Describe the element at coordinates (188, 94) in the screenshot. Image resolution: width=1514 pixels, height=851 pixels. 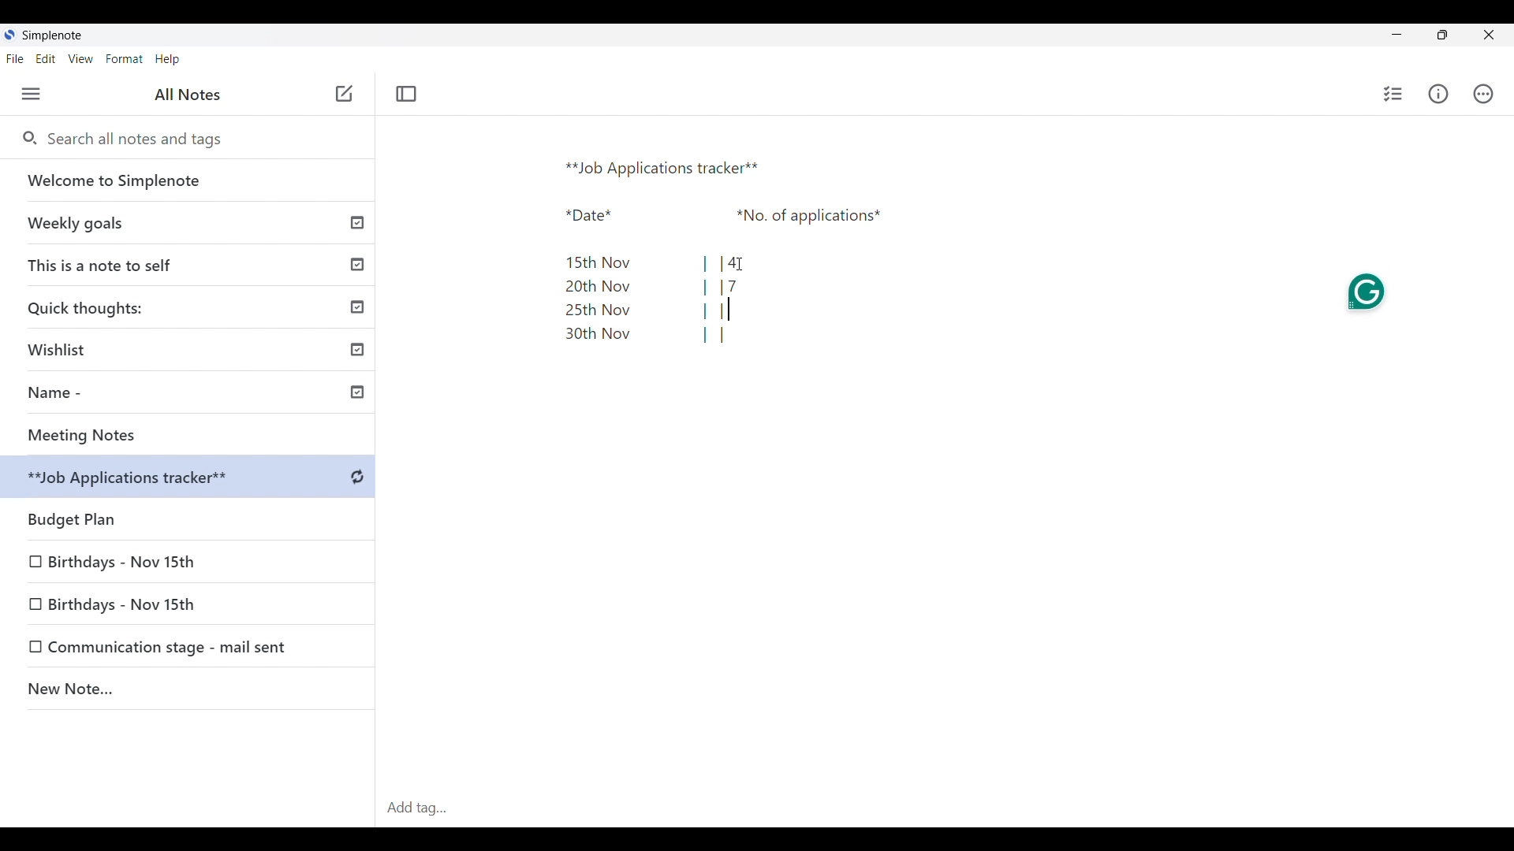
I see `All notes` at that location.